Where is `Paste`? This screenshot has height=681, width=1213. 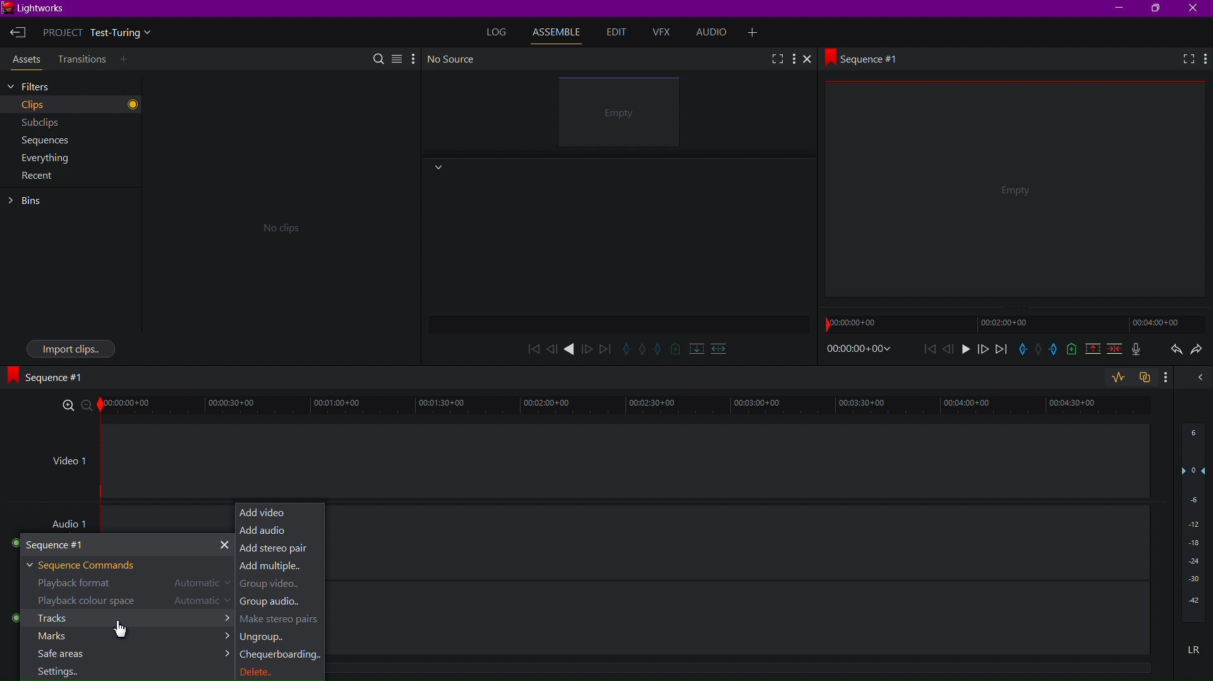 Paste is located at coordinates (1148, 378).